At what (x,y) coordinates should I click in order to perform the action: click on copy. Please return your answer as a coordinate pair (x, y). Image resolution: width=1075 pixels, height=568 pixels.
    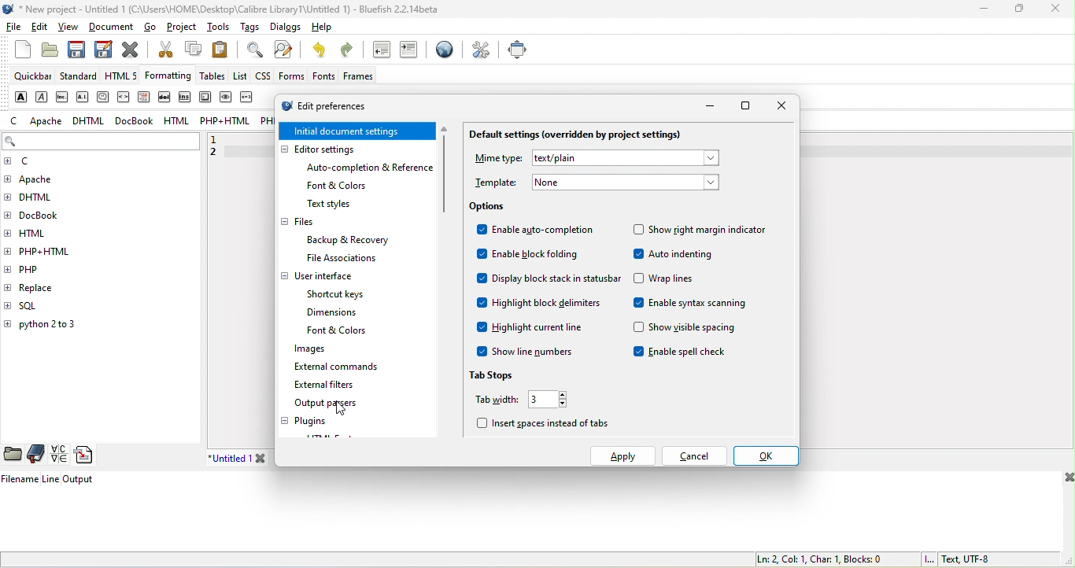
    Looking at the image, I should click on (193, 50).